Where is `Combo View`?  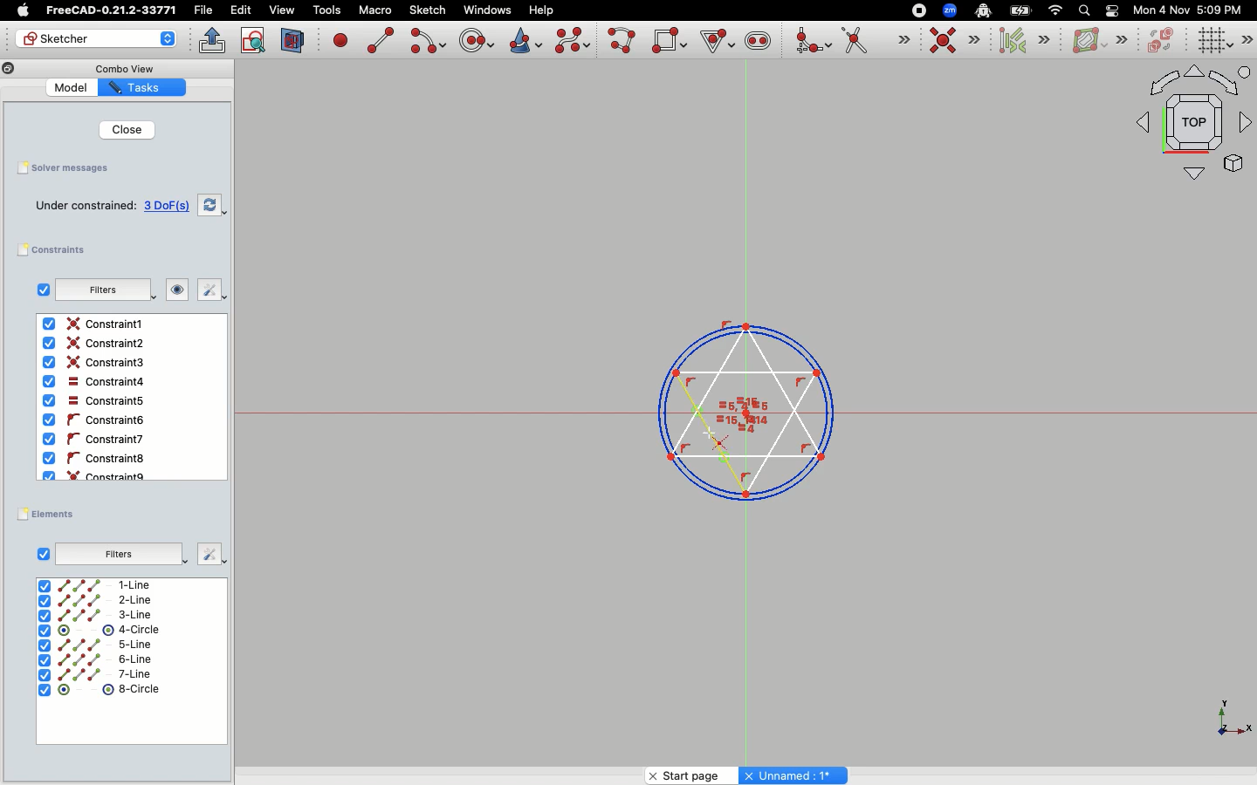 Combo View is located at coordinates (124, 68).